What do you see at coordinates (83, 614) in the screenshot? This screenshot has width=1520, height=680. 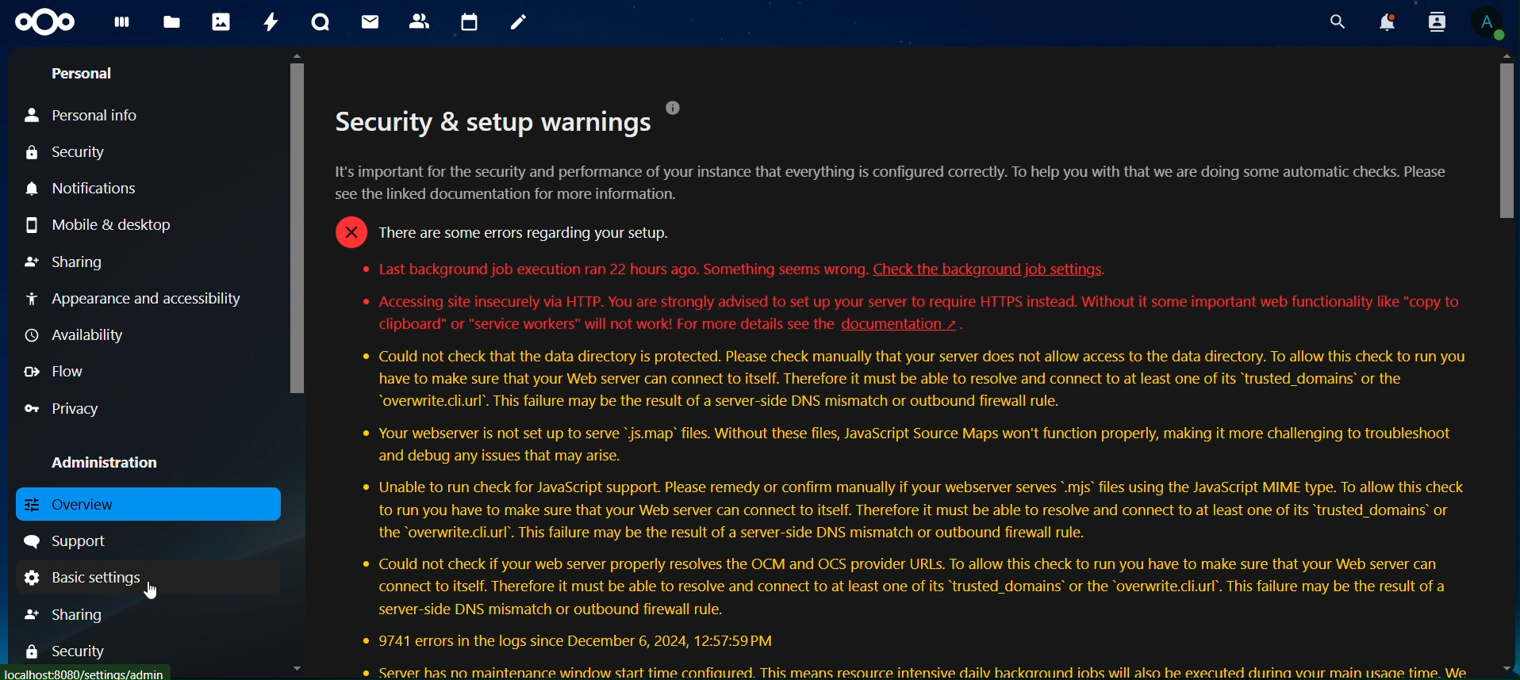 I see `sharing` at bounding box center [83, 614].